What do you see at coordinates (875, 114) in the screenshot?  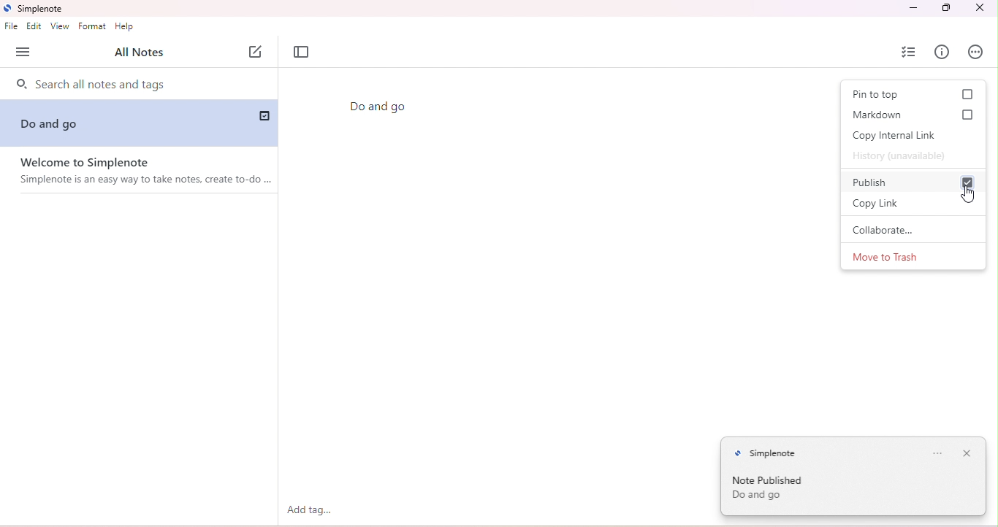 I see `markdown` at bounding box center [875, 114].